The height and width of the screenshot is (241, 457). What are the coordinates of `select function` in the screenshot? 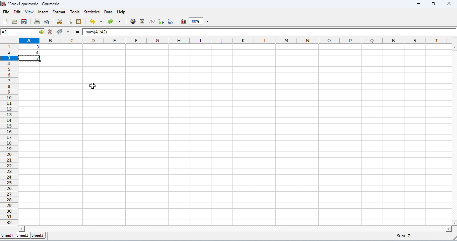 It's located at (142, 22).